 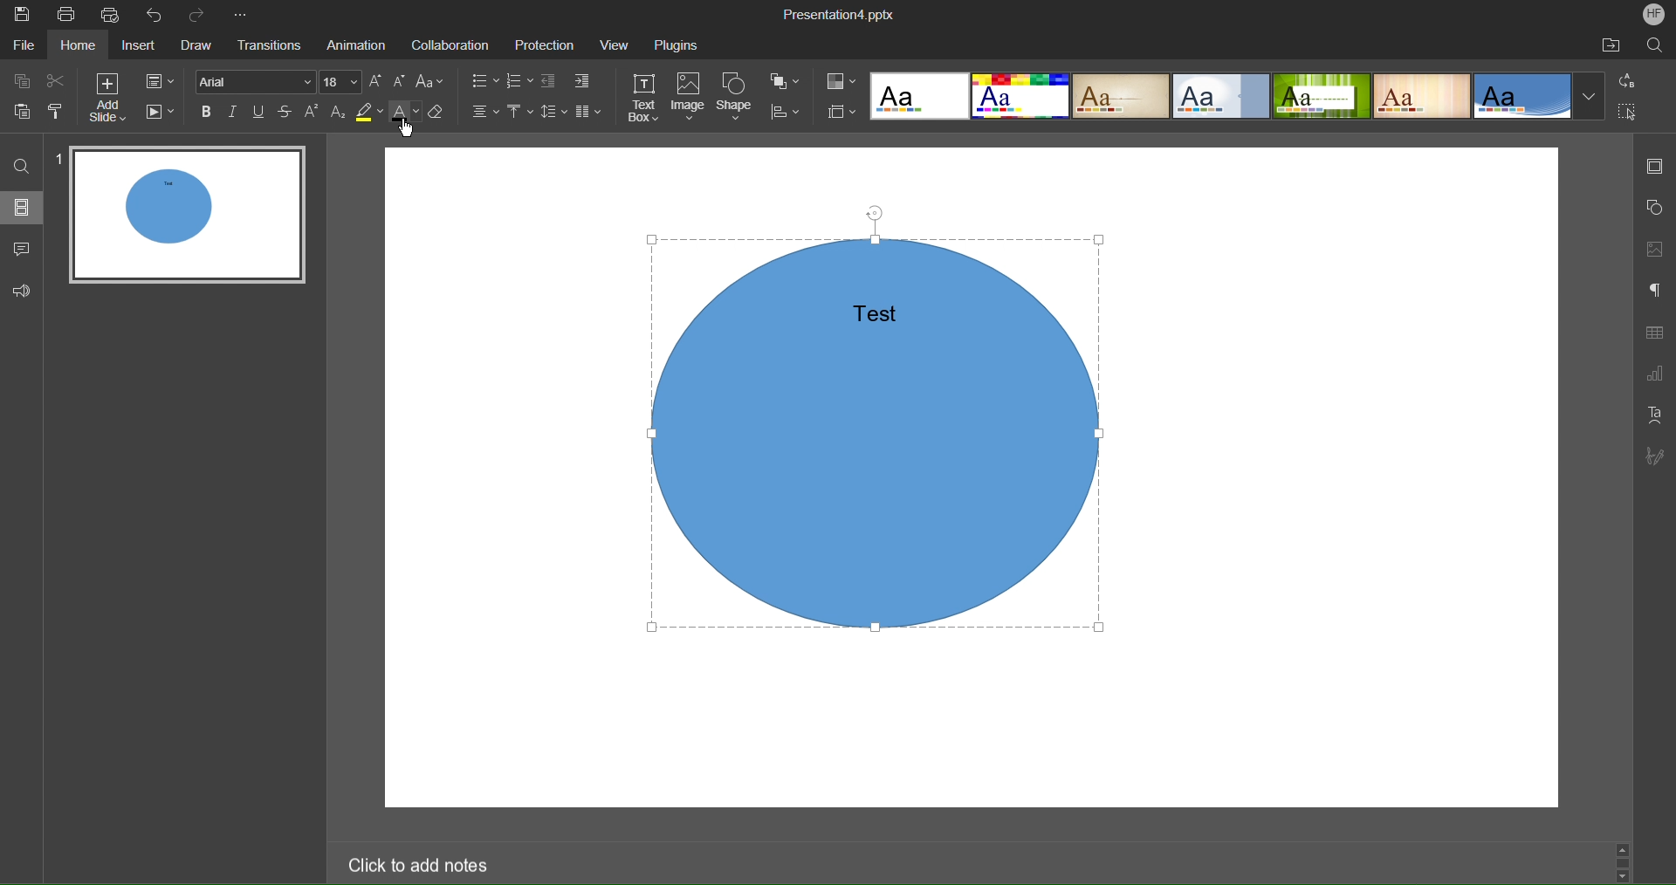 What do you see at coordinates (72, 17) in the screenshot?
I see `Print` at bounding box center [72, 17].